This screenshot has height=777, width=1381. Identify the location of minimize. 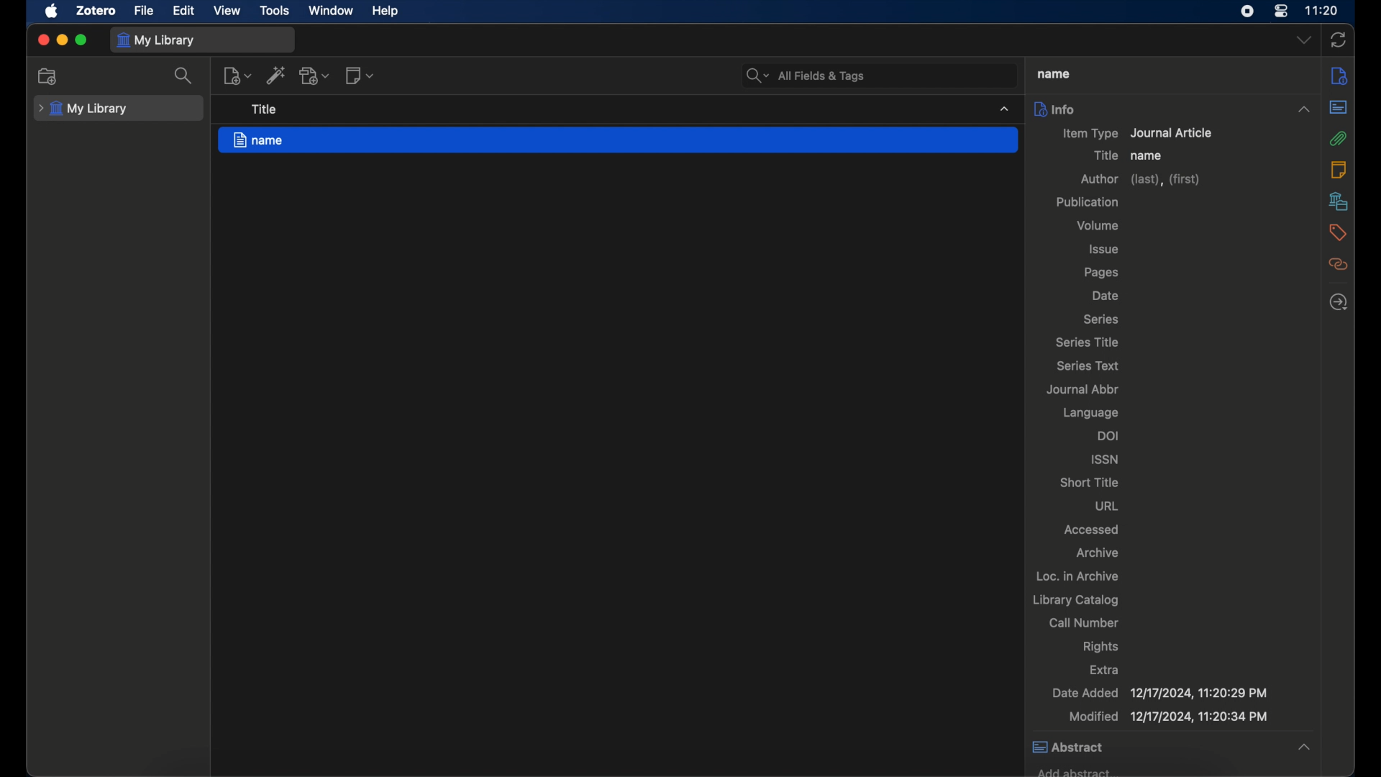
(60, 39).